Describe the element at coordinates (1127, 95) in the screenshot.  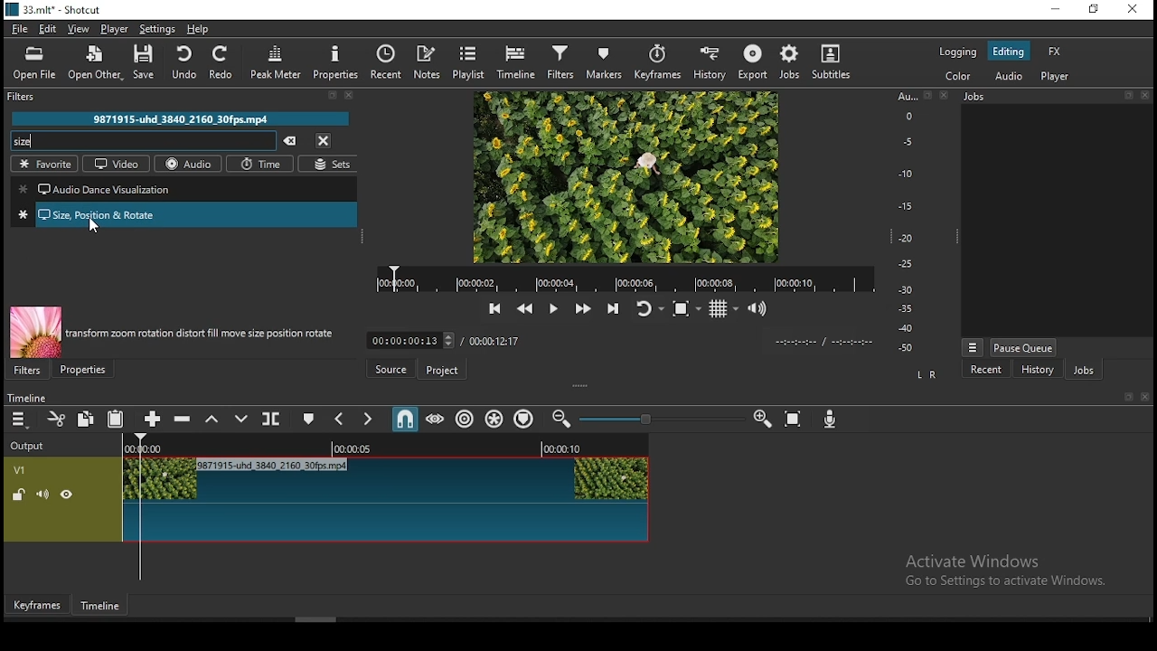
I see `resize` at that location.